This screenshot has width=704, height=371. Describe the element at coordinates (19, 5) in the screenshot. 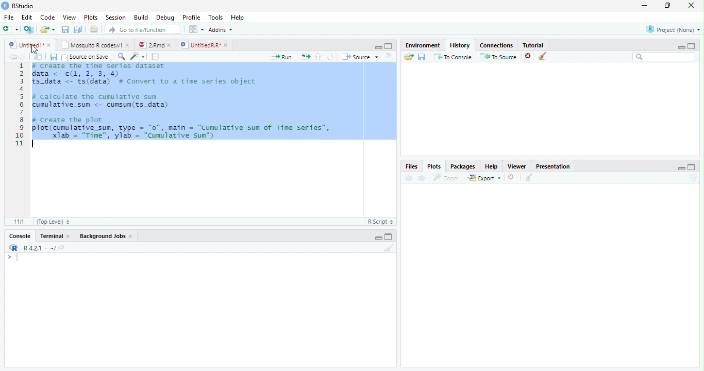

I see `Rstudio` at that location.